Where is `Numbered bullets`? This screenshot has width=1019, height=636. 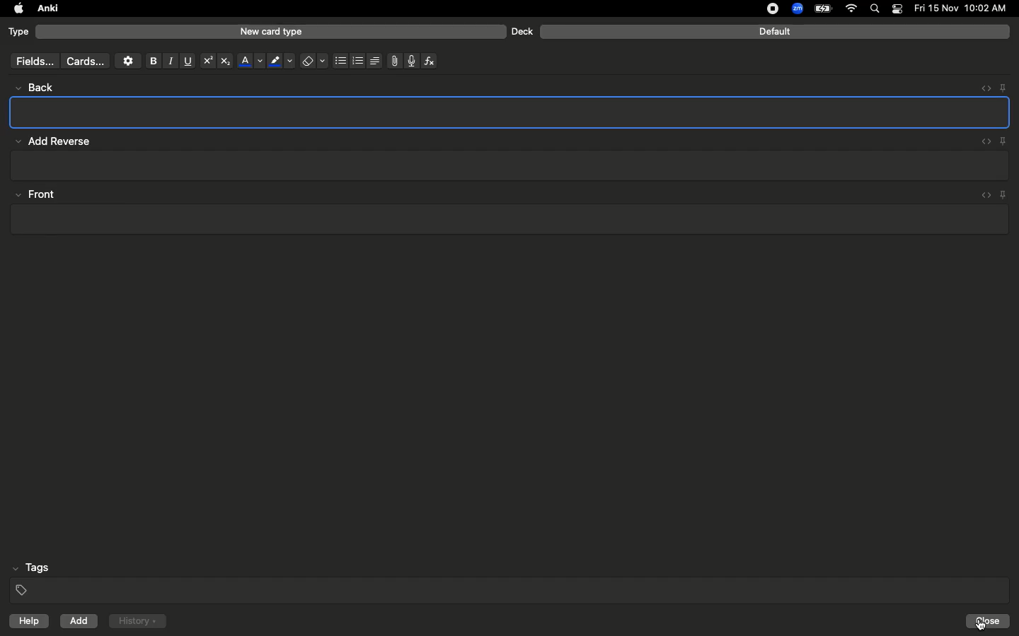
Numbered bullets is located at coordinates (358, 61).